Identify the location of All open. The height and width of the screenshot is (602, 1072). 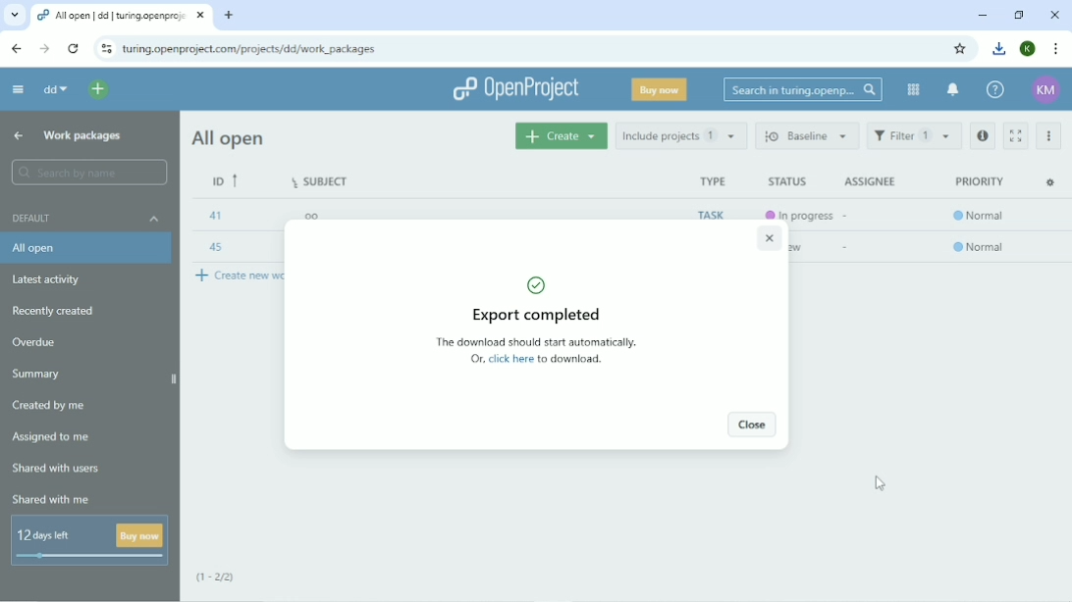
(231, 138).